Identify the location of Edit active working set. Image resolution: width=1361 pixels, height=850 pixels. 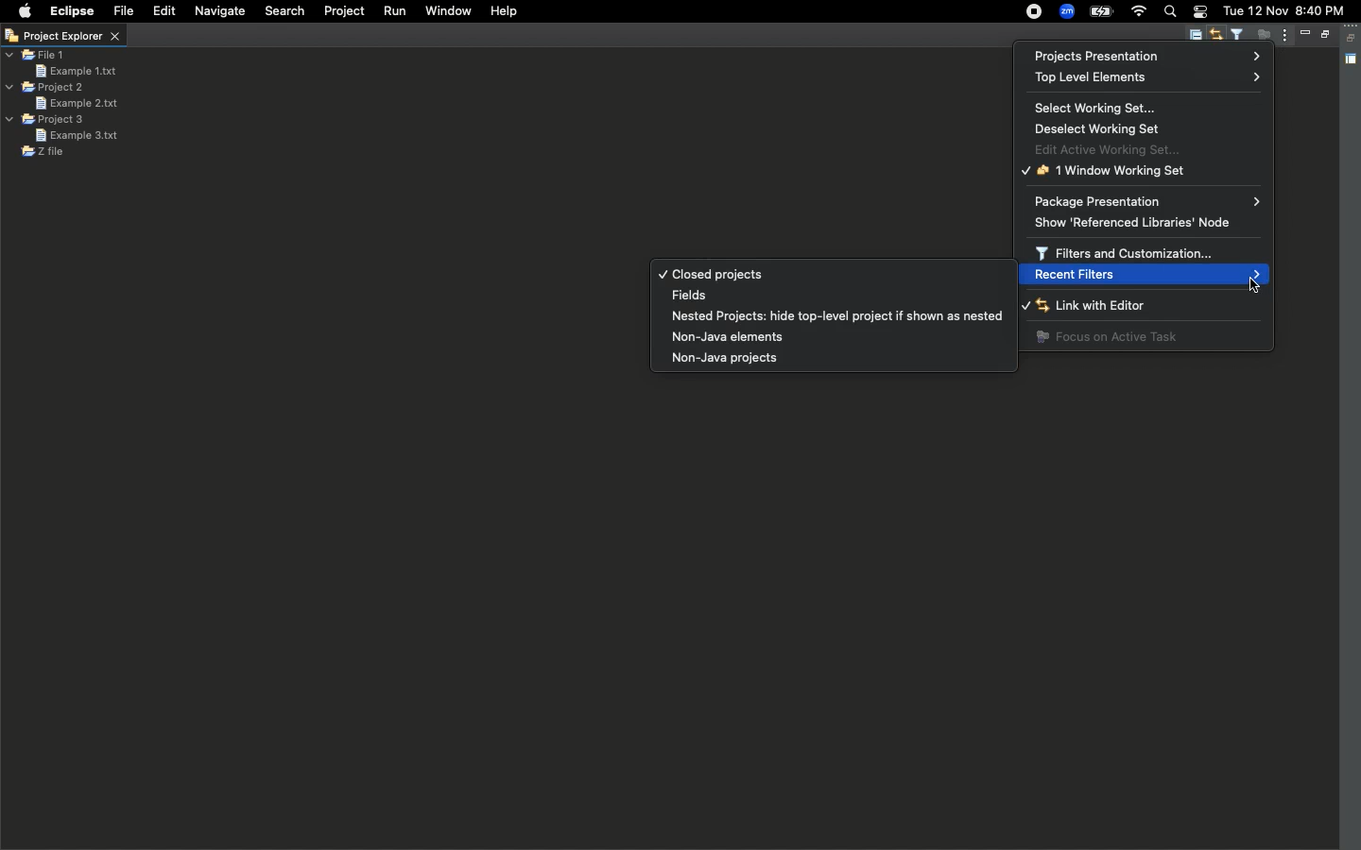
(1116, 148).